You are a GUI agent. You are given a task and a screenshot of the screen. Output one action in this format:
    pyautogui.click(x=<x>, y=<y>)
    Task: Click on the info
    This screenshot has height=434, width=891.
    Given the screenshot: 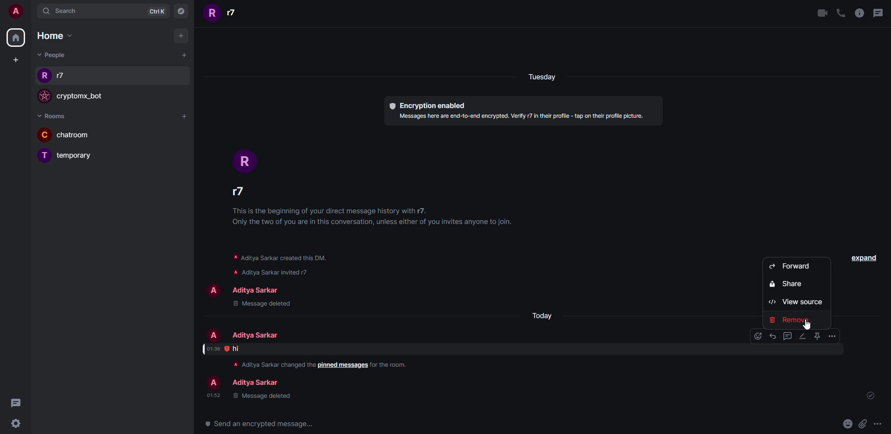 What is the action you would take?
    pyautogui.click(x=279, y=264)
    